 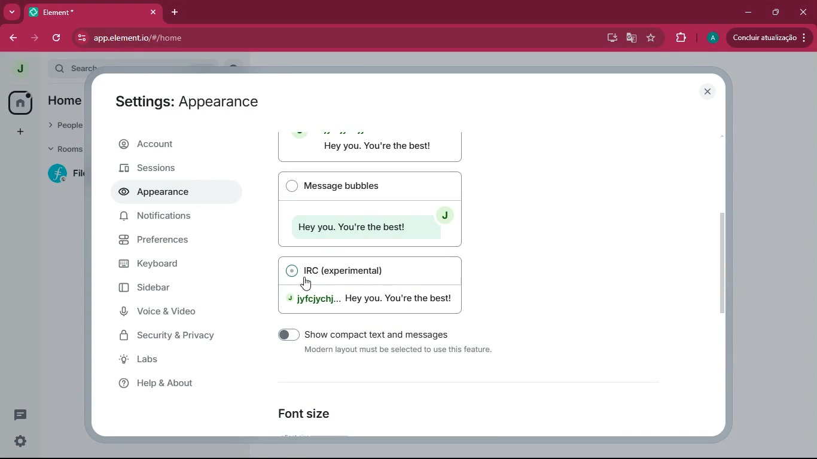 What do you see at coordinates (711, 38) in the screenshot?
I see `profile` at bounding box center [711, 38].